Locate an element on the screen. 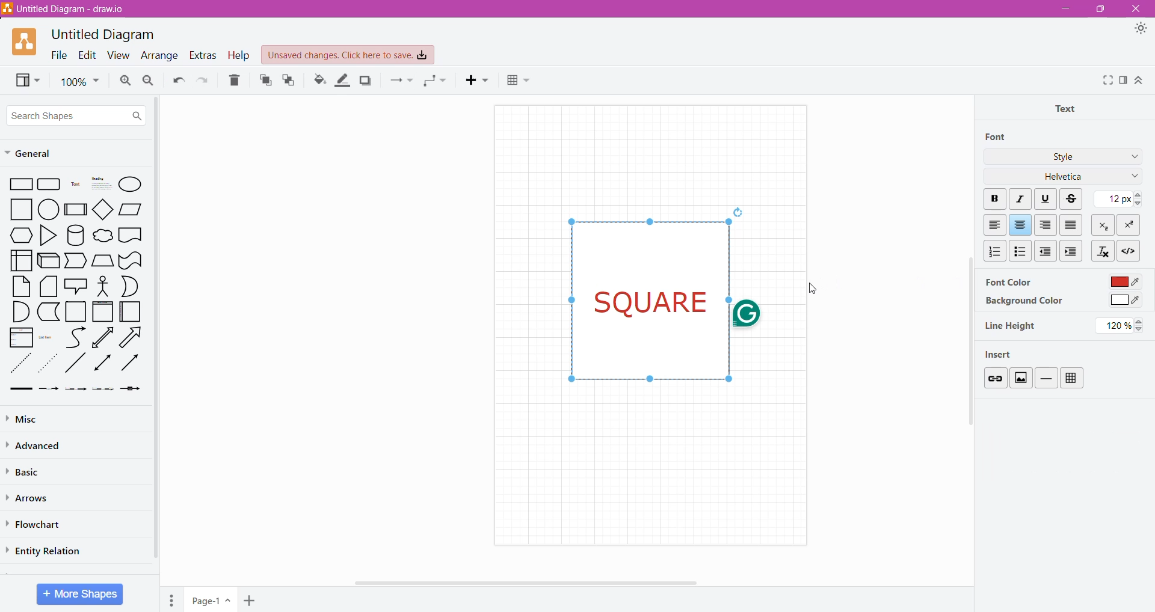  Square  is located at coordinates (75, 311).